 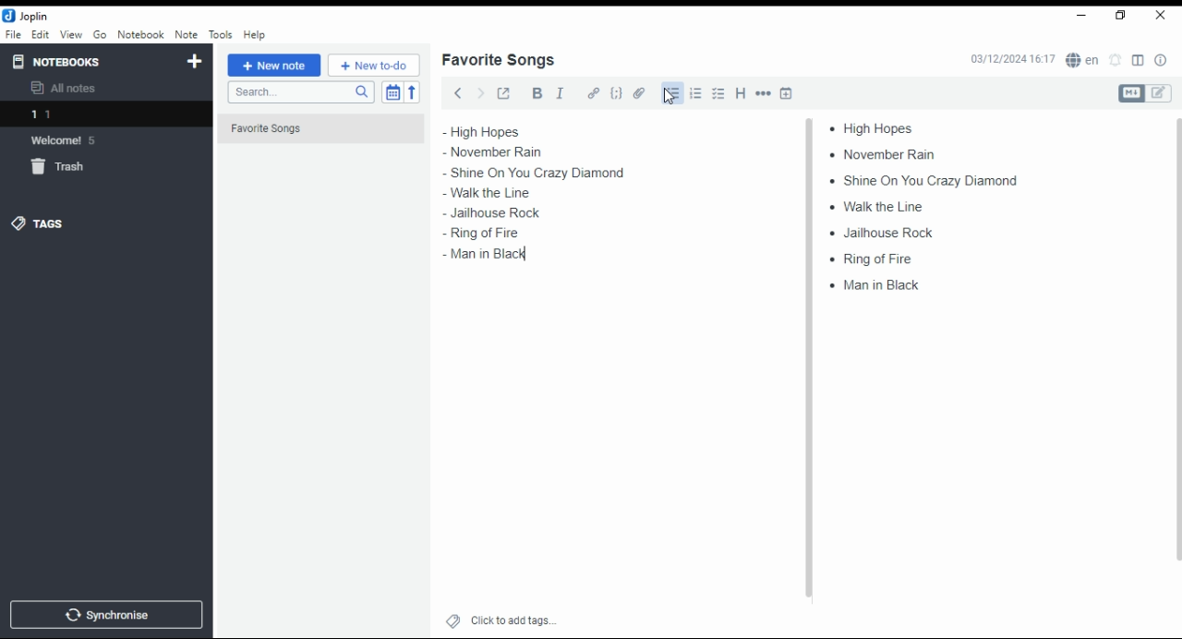 I want to click on file, so click(x=13, y=33).